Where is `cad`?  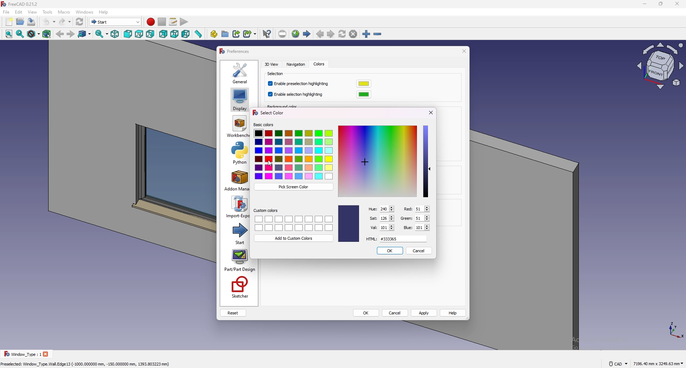 cad is located at coordinates (618, 363).